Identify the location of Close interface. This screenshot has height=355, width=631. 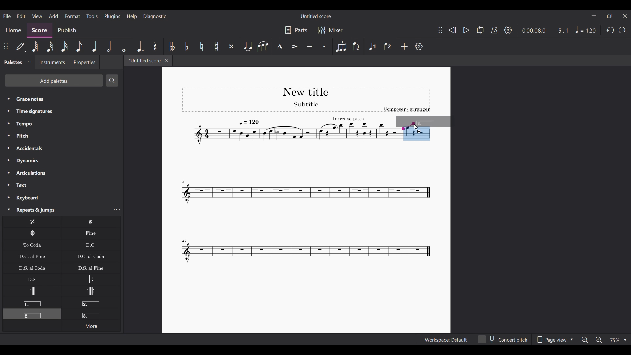
(625, 16).